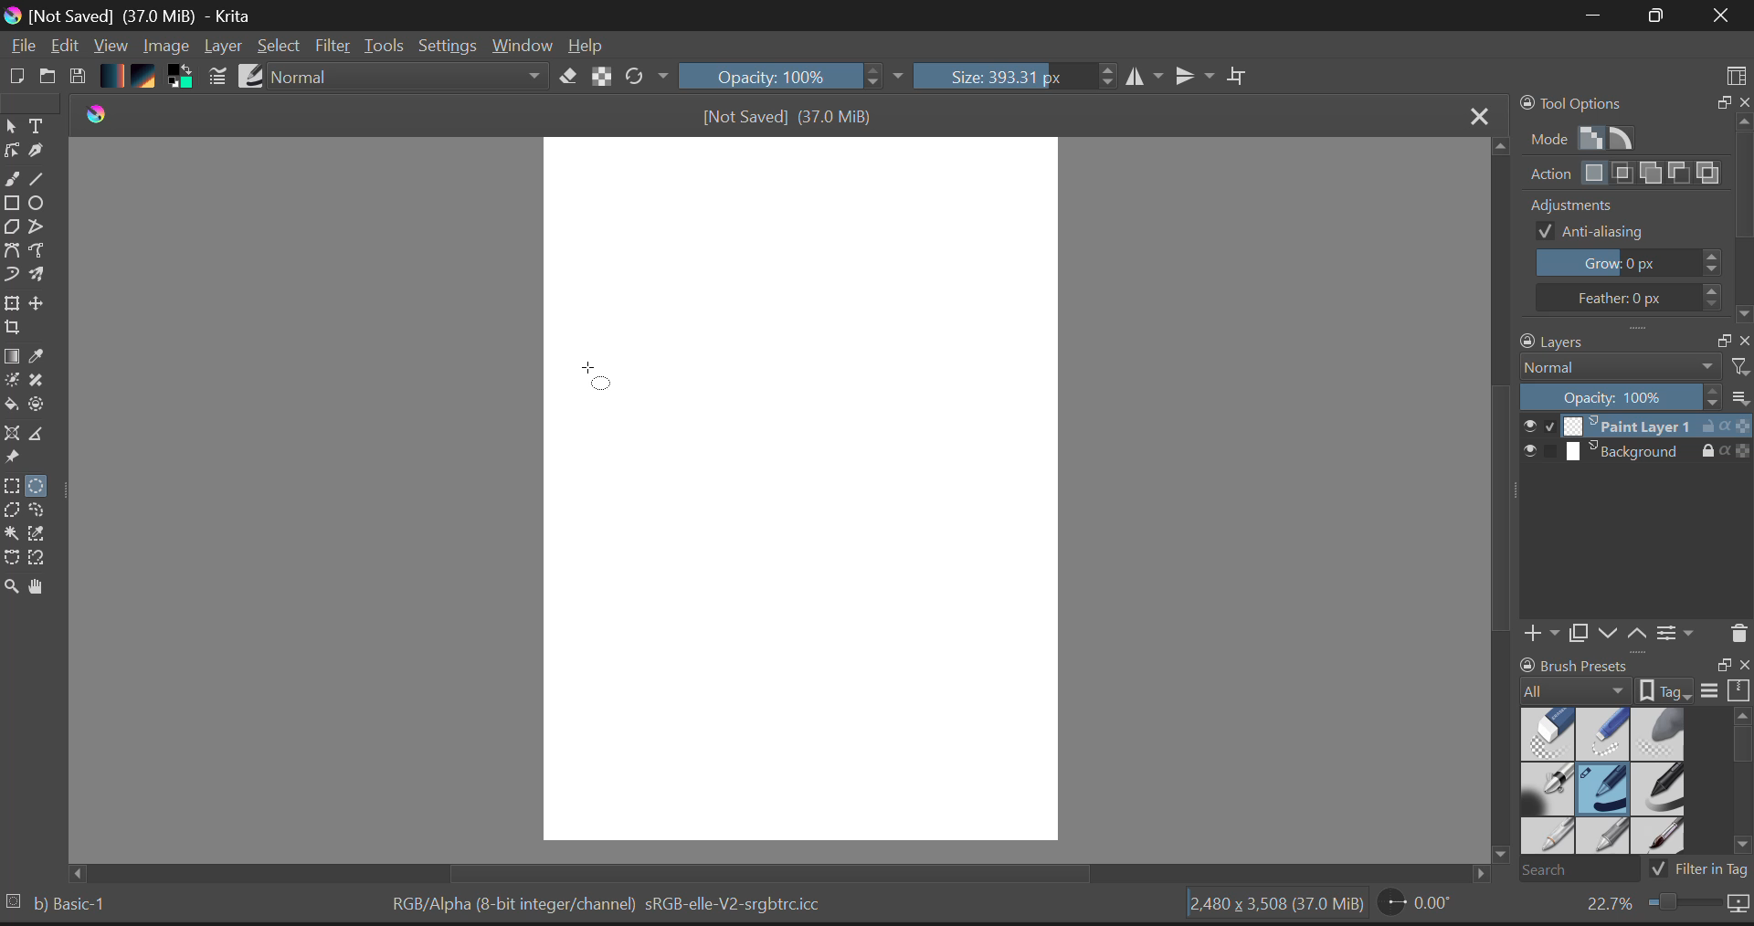  What do you see at coordinates (12, 358) in the screenshot?
I see `Gradient Fill` at bounding box center [12, 358].